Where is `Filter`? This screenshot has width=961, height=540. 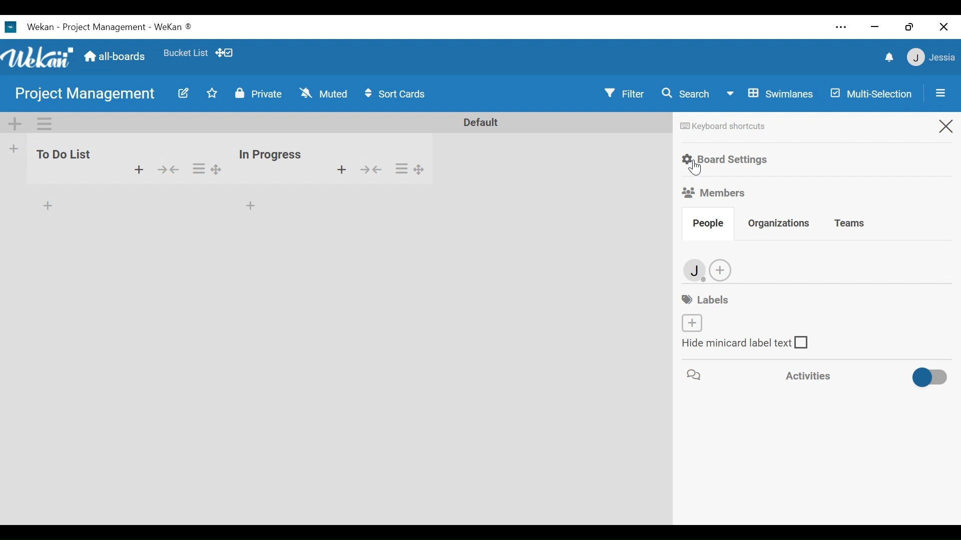 Filter is located at coordinates (624, 93).